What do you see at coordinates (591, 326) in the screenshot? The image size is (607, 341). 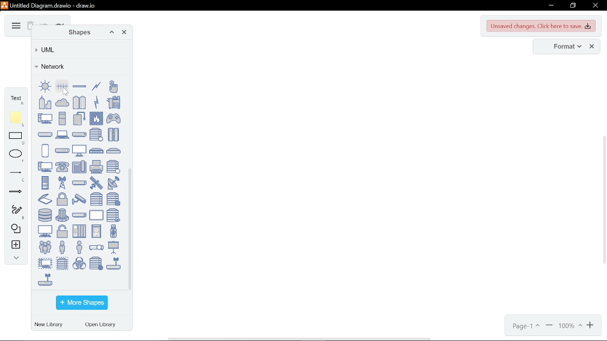 I see `zoom in` at bounding box center [591, 326].